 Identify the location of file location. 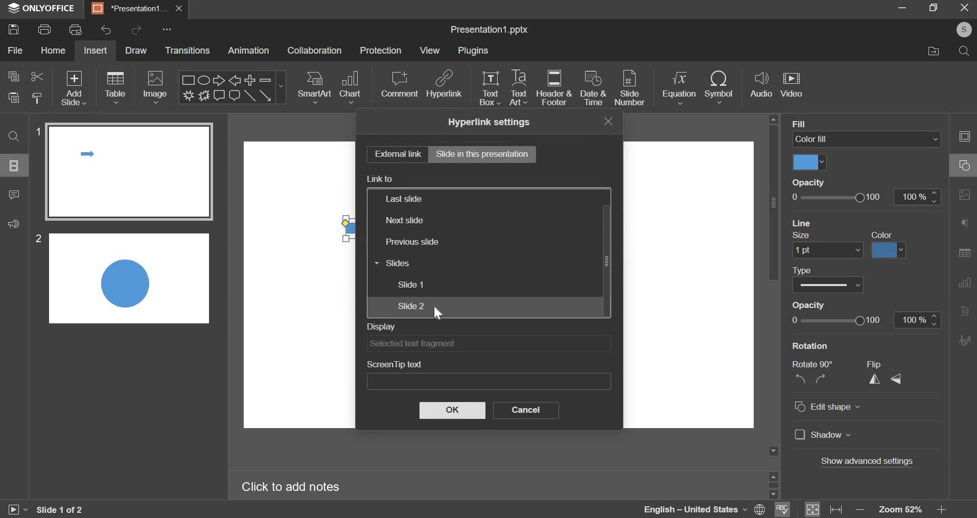
(934, 52).